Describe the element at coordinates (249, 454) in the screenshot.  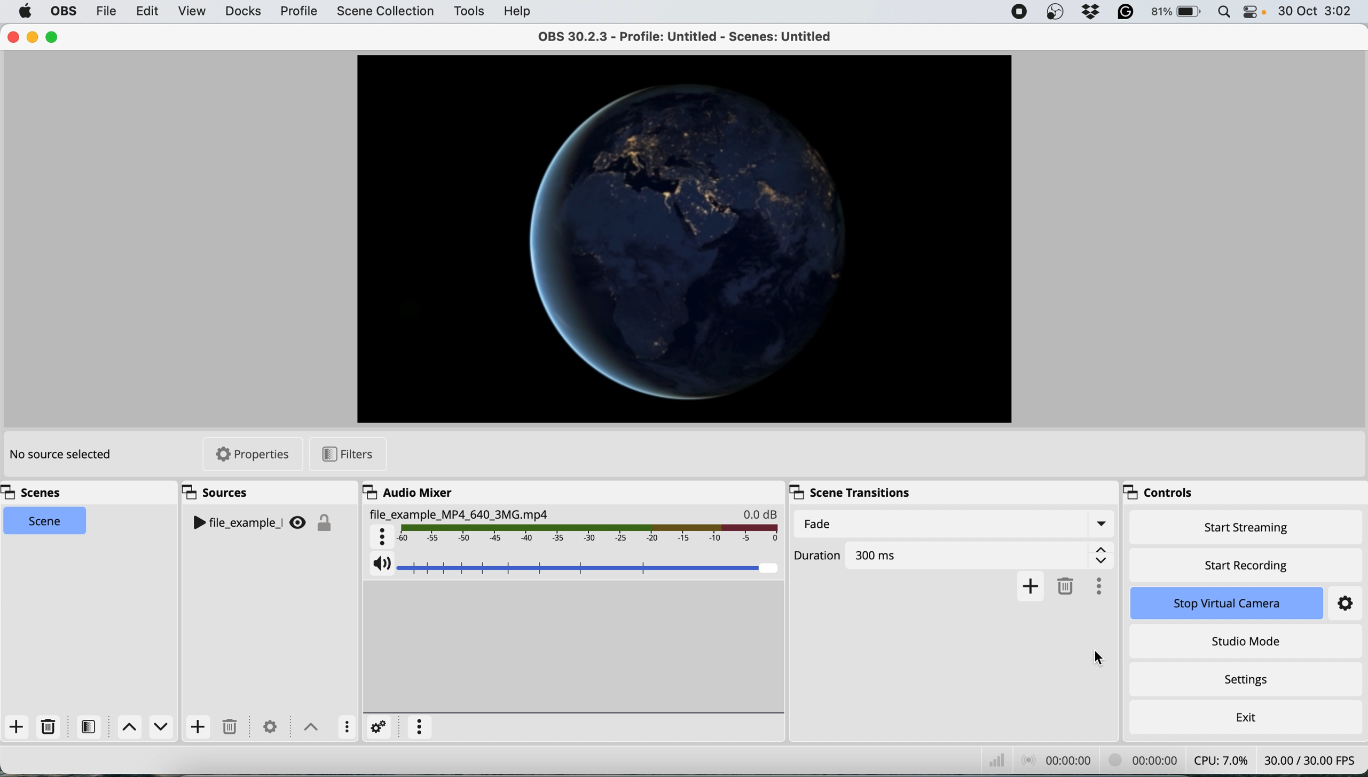
I see `properties` at that location.